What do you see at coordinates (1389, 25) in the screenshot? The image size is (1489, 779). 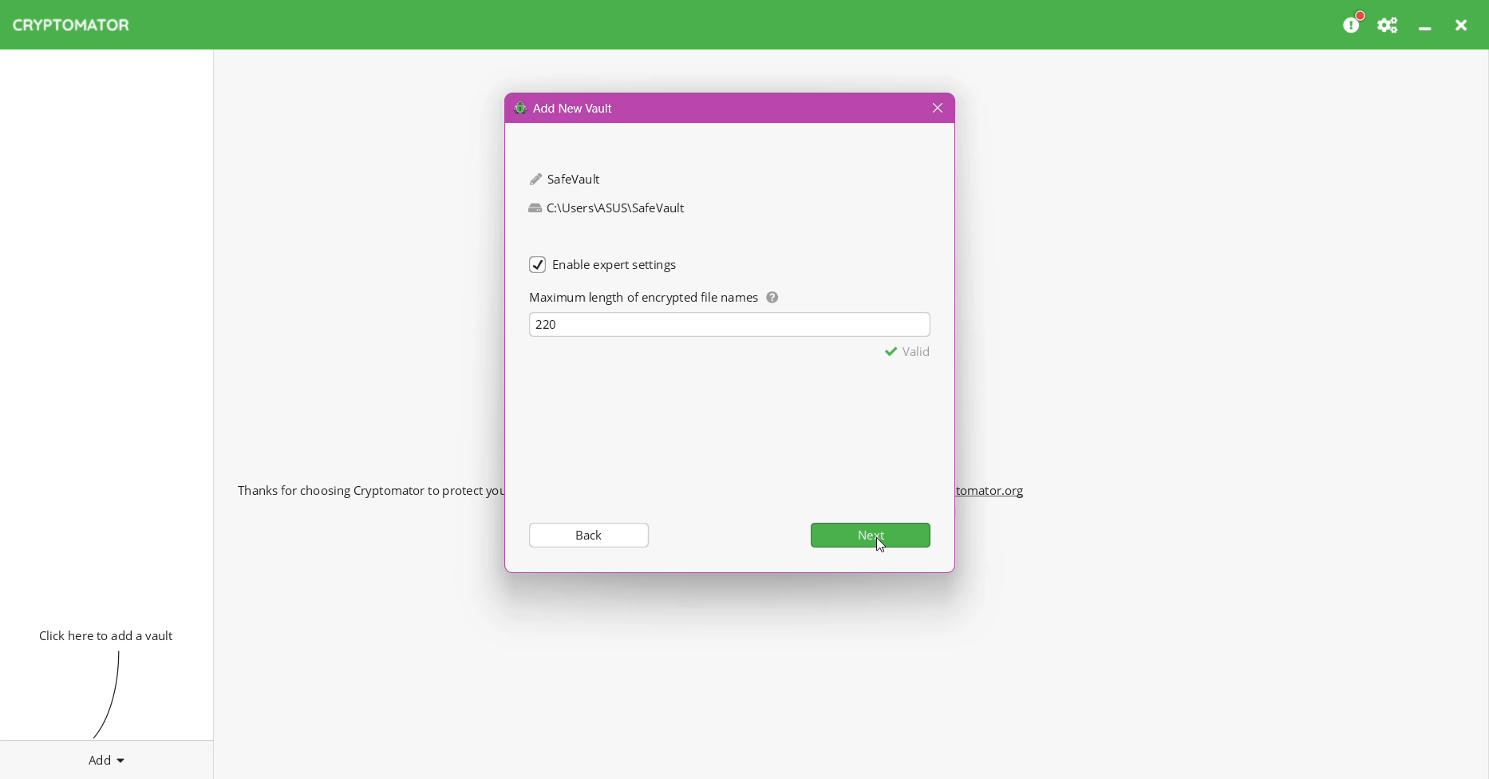 I see `Preferences` at bounding box center [1389, 25].